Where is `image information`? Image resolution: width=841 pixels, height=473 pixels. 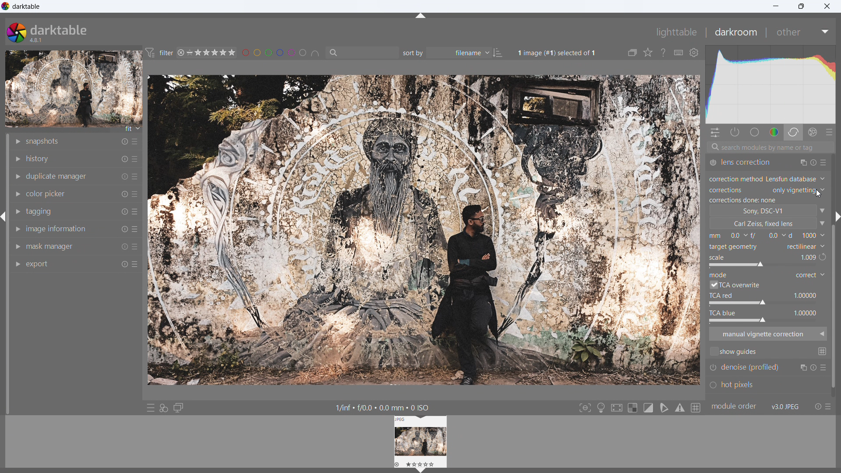 image information is located at coordinates (57, 229).